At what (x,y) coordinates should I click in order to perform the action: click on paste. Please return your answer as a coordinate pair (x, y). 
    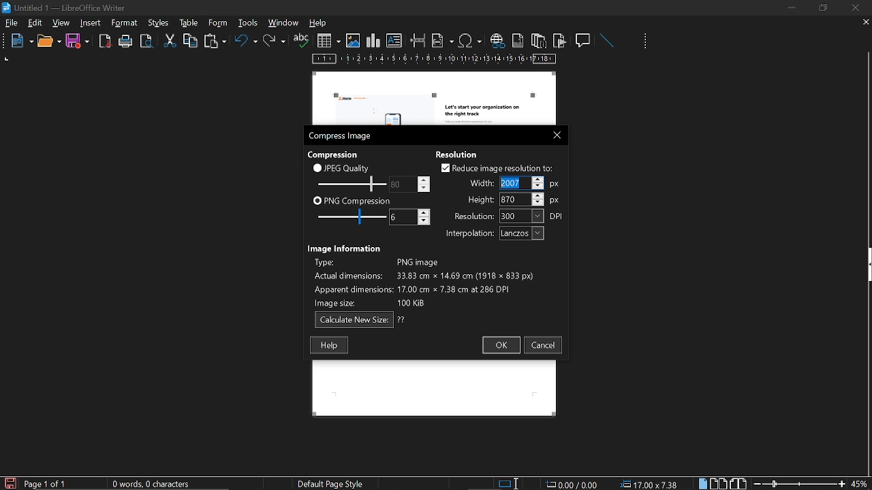
    Looking at the image, I should click on (214, 42).